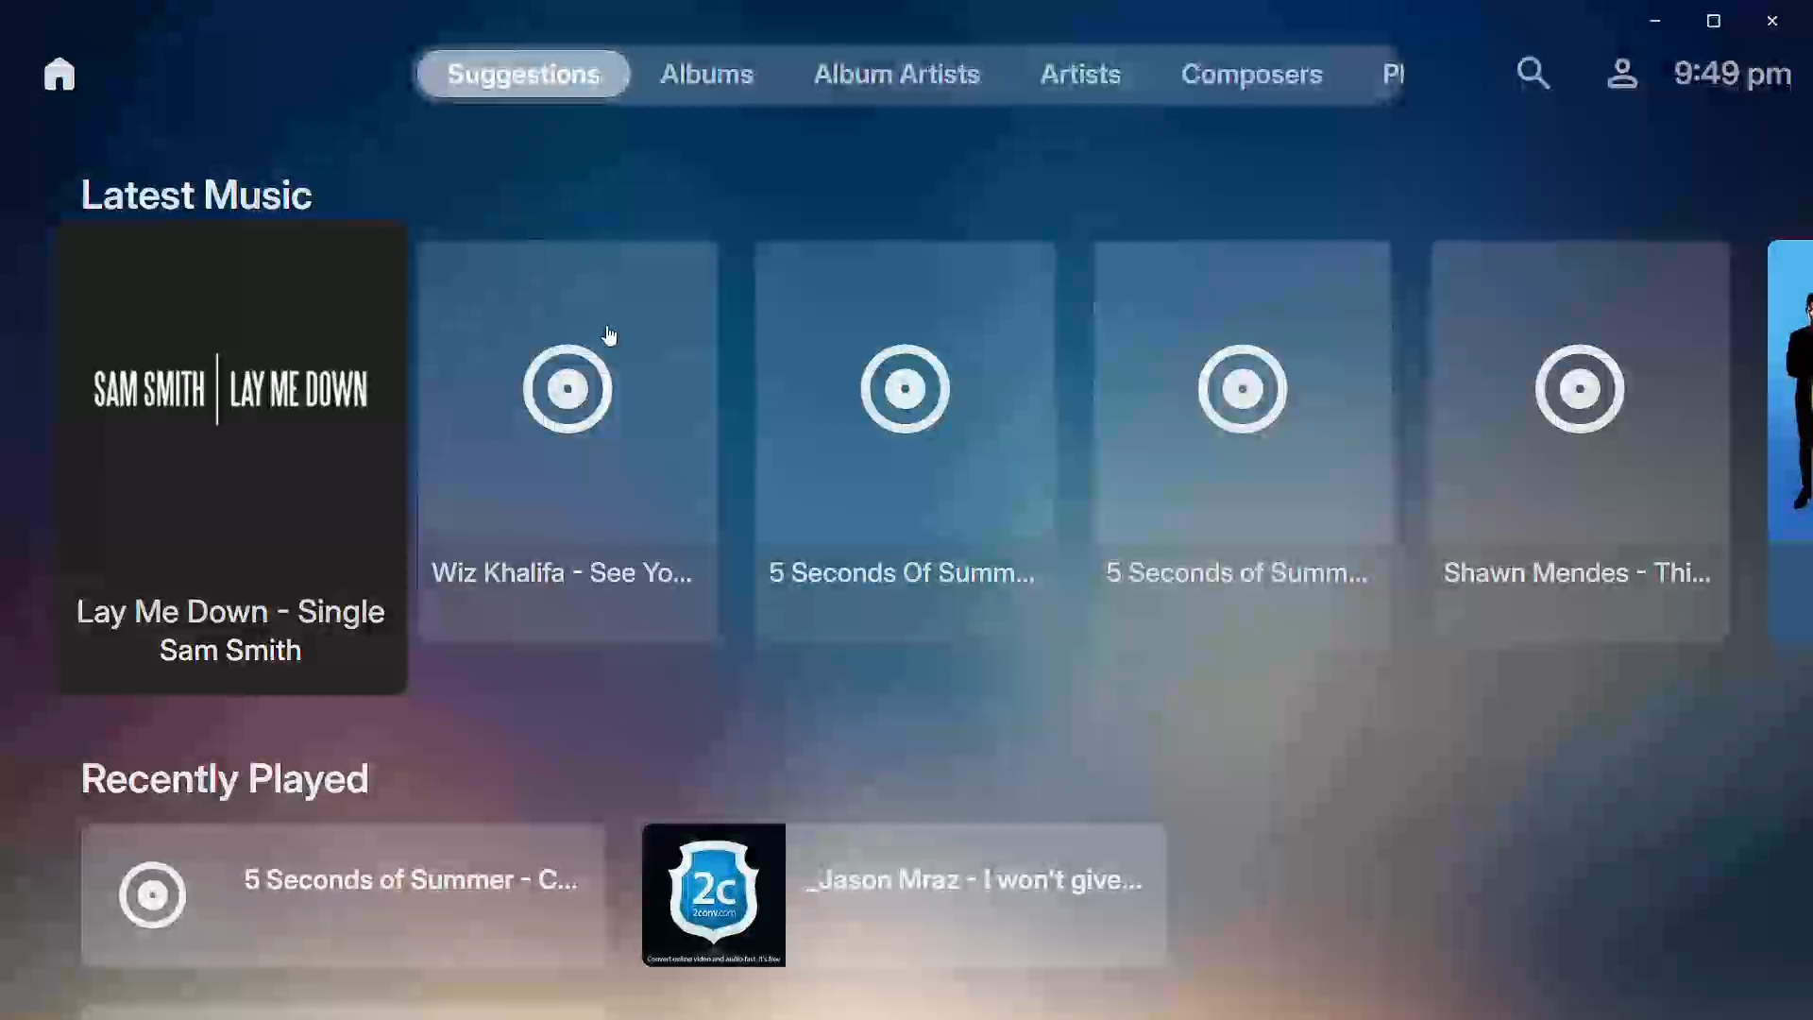 This screenshot has height=1020, width=1813. What do you see at coordinates (217, 455) in the screenshot?
I see `Sam Smith` at bounding box center [217, 455].